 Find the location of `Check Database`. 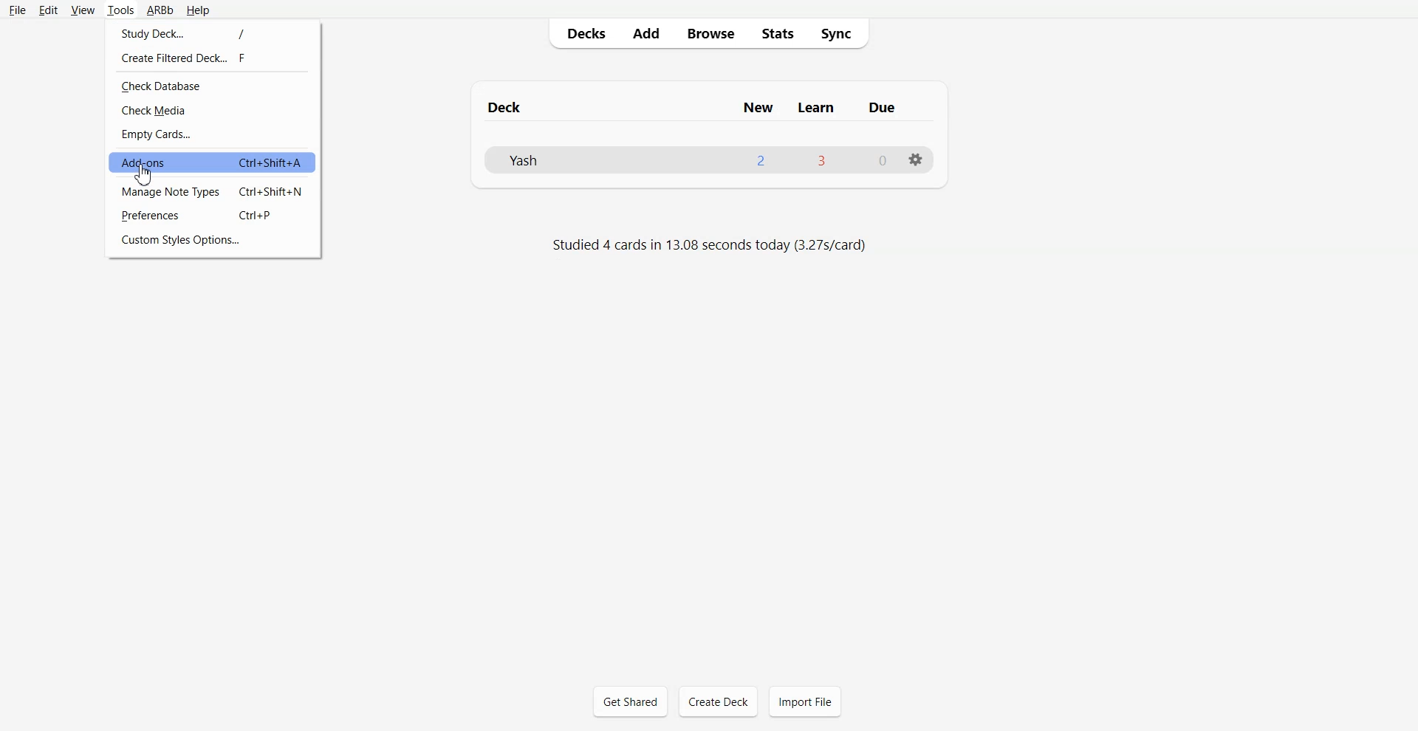

Check Database is located at coordinates (214, 85).